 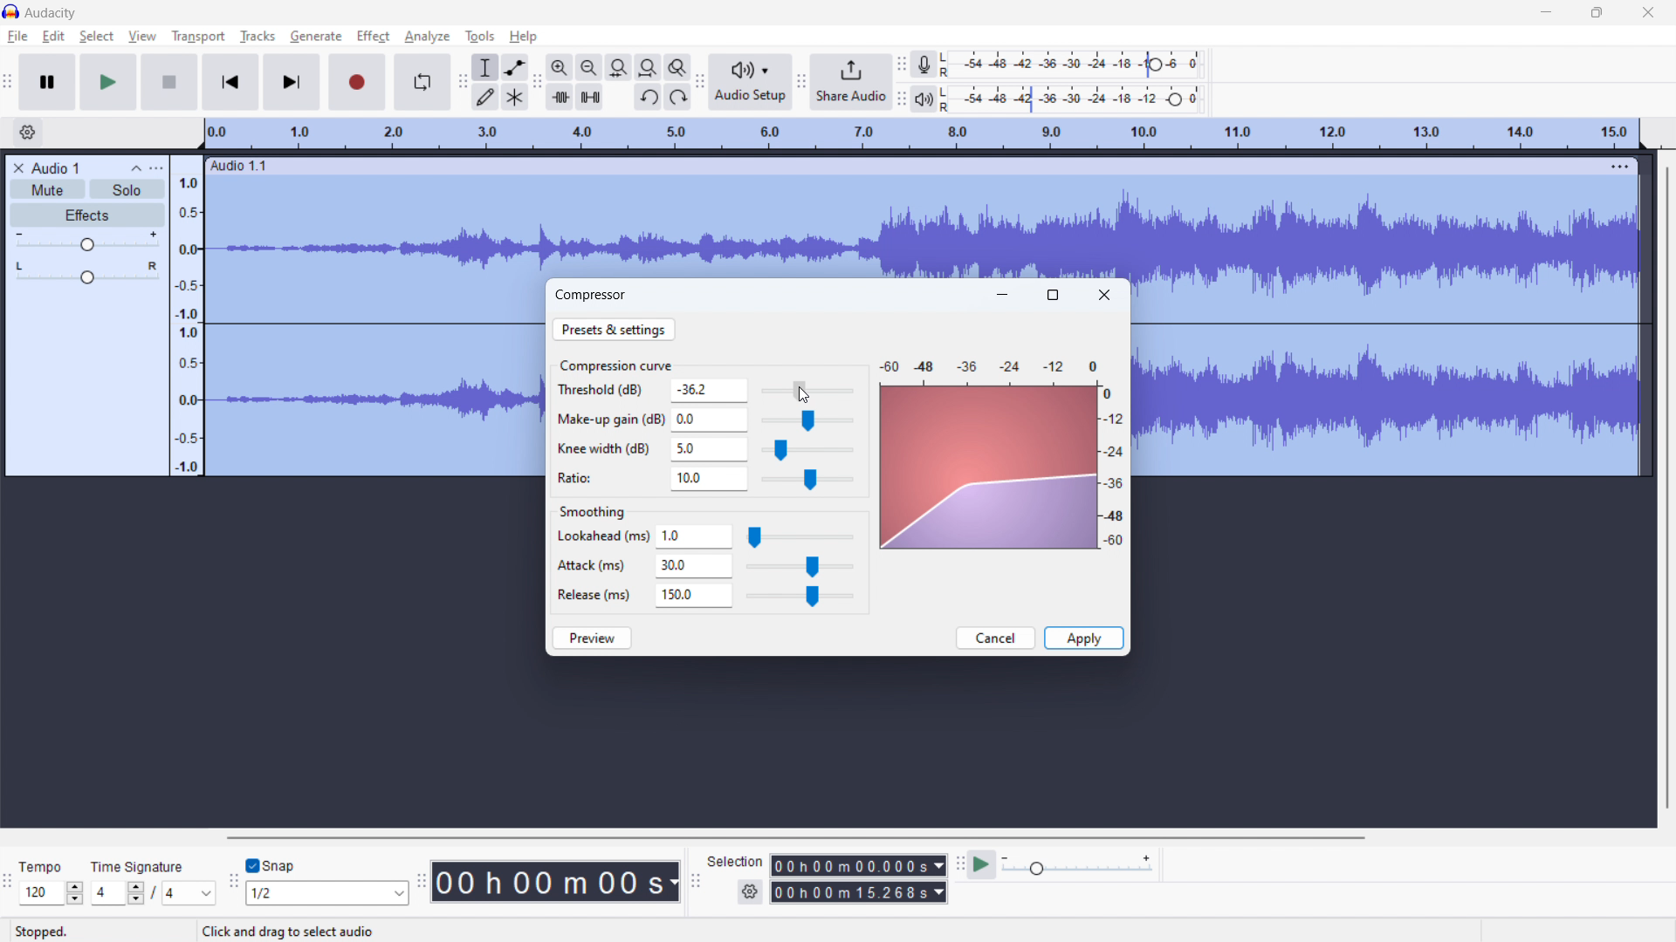 What do you see at coordinates (709, 480) in the screenshot?
I see `10.0` at bounding box center [709, 480].